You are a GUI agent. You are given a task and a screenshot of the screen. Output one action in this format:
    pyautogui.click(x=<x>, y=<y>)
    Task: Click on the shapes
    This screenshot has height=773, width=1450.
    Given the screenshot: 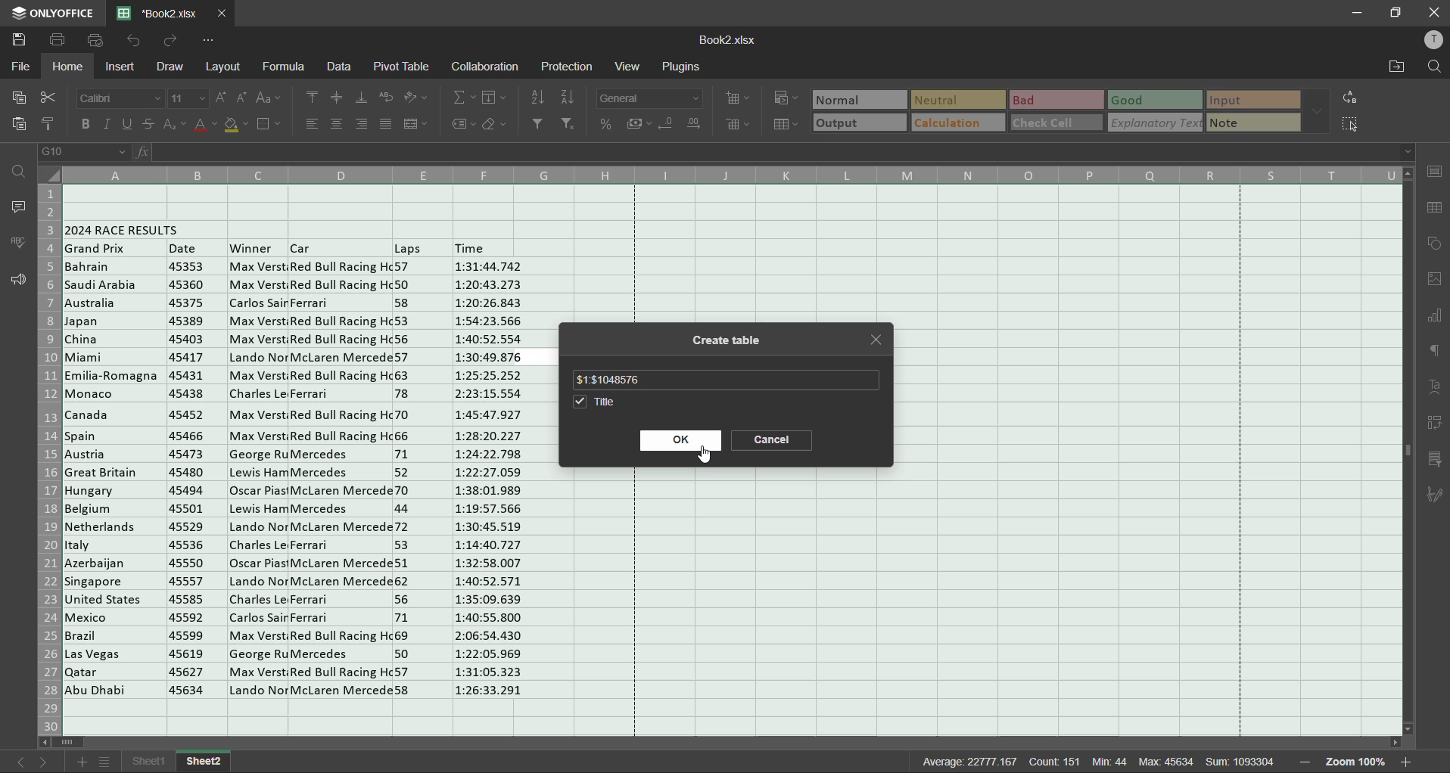 What is the action you would take?
    pyautogui.click(x=1433, y=247)
    